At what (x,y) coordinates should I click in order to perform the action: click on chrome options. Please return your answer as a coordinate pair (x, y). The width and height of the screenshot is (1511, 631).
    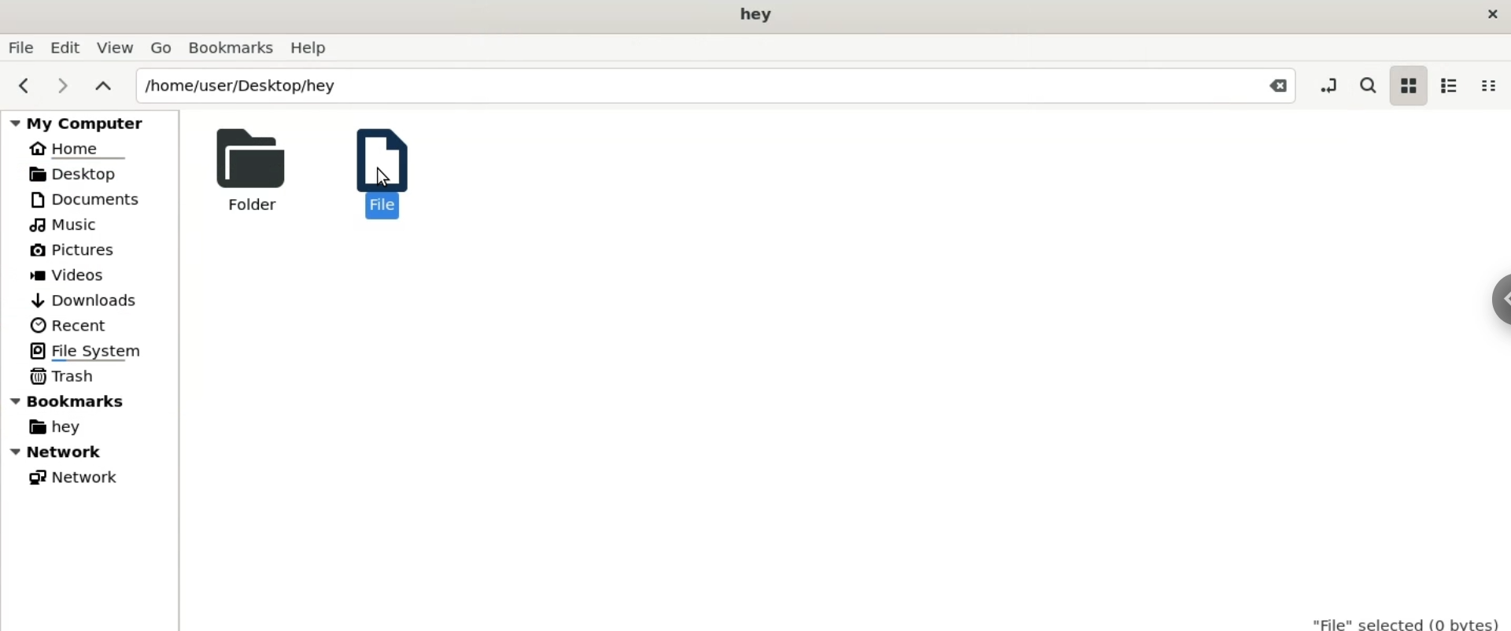
    Looking at the image, I should click on (1498, 304).